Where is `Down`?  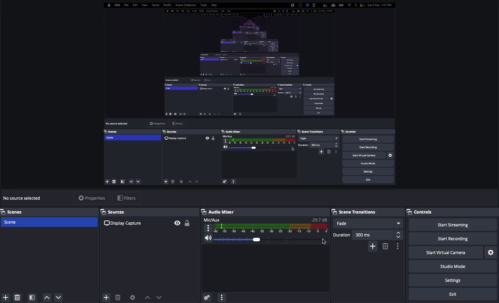
Down is located at coordinates (59, 298).